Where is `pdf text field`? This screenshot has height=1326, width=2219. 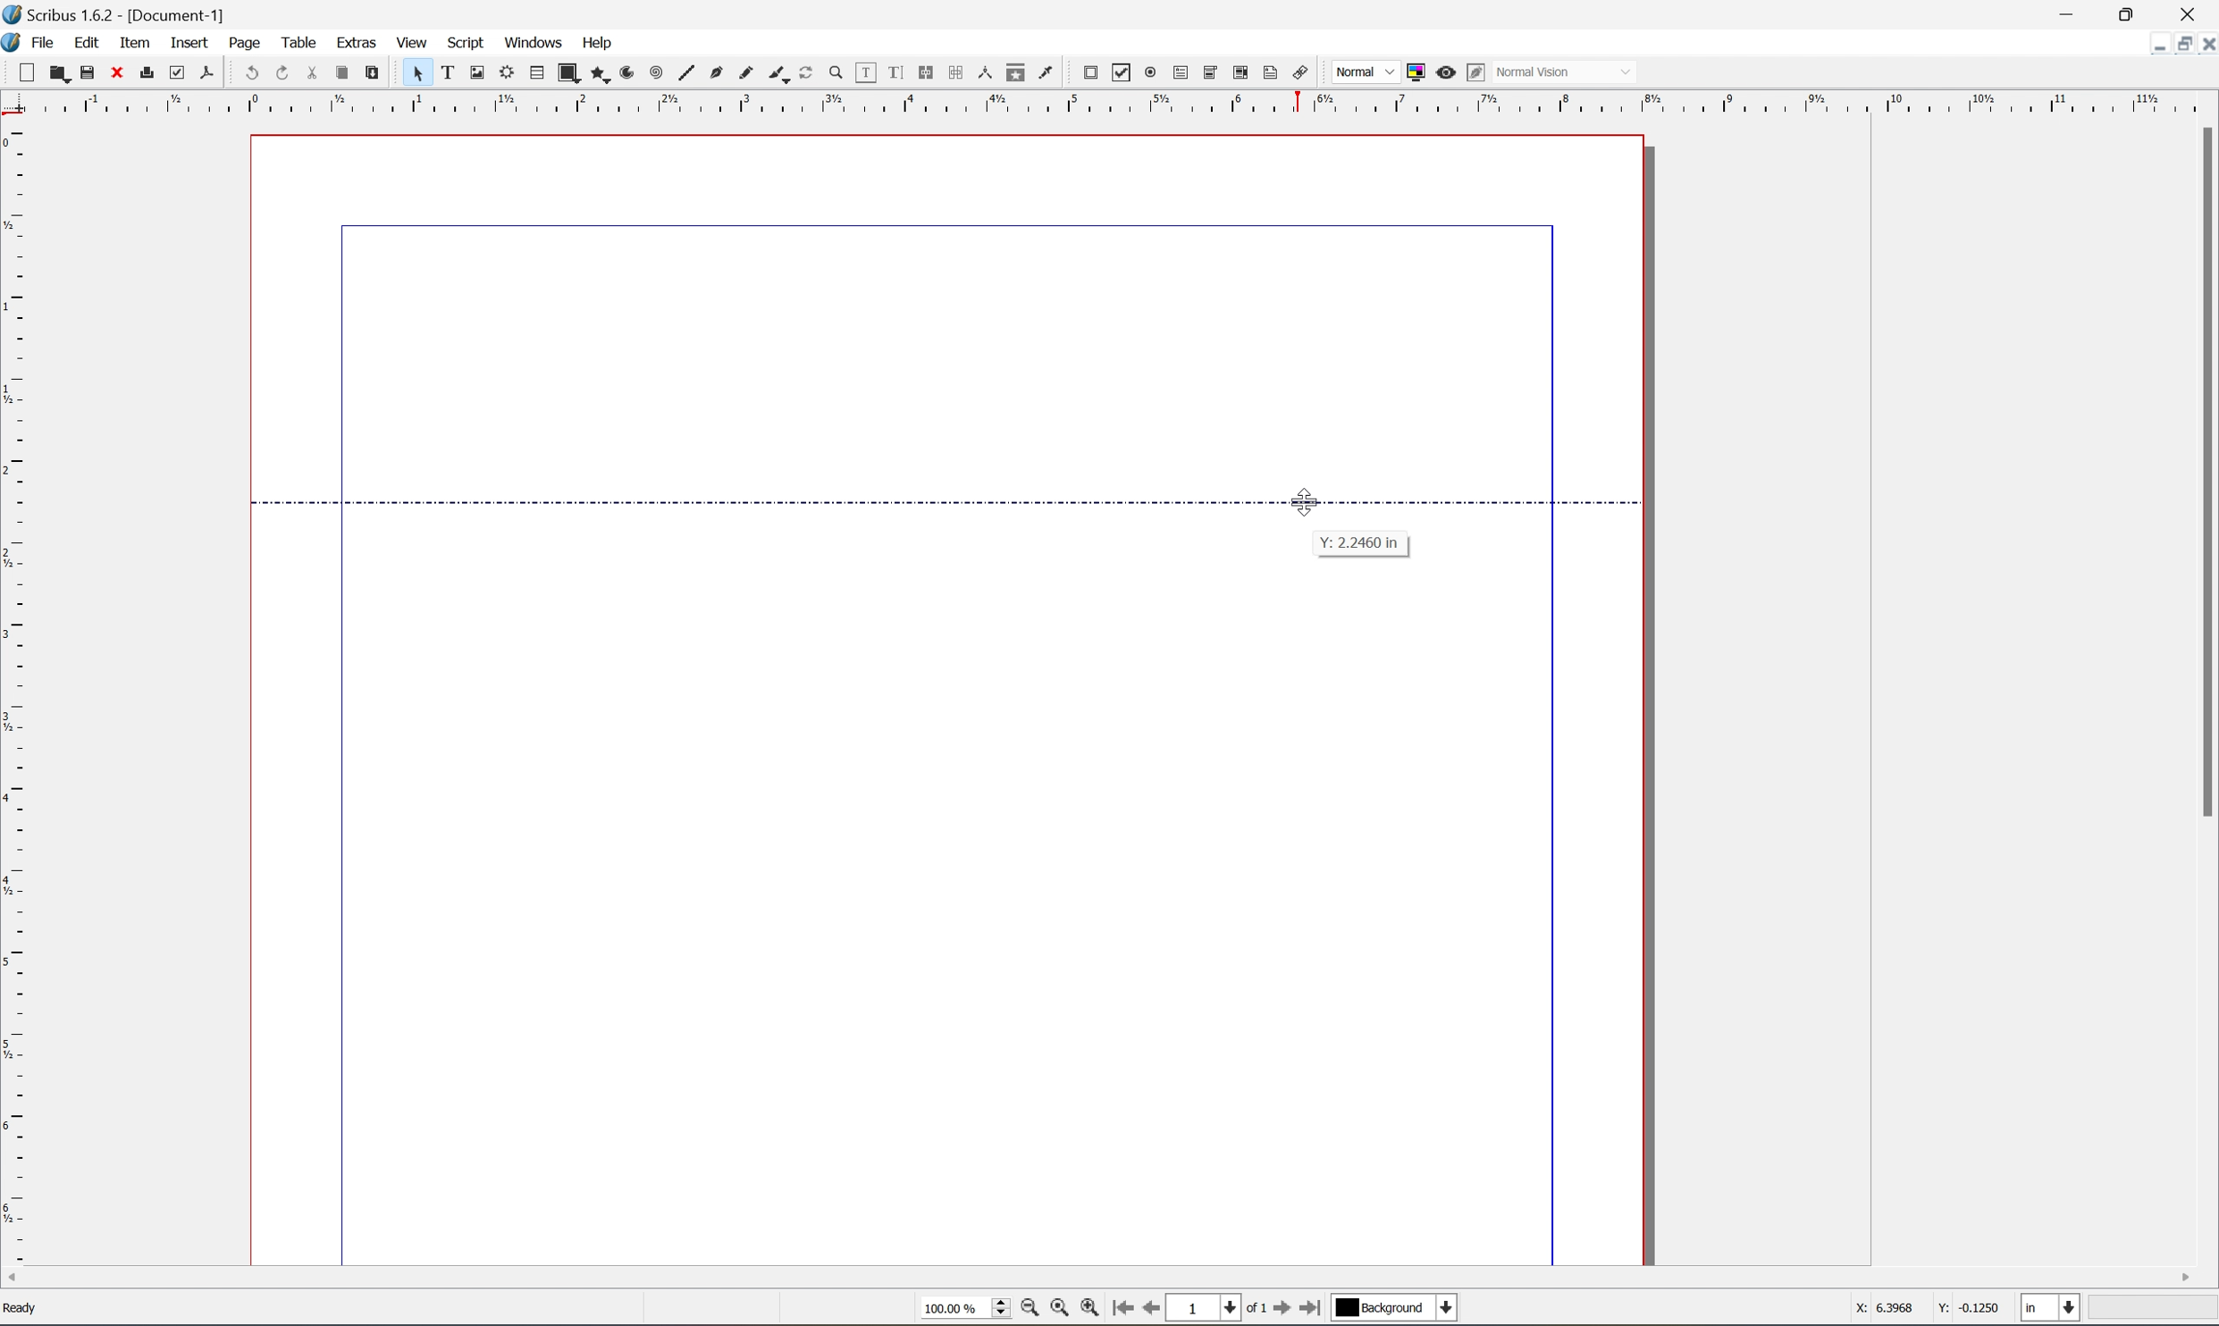 pdf text field is located at coordinates (1183, 73).